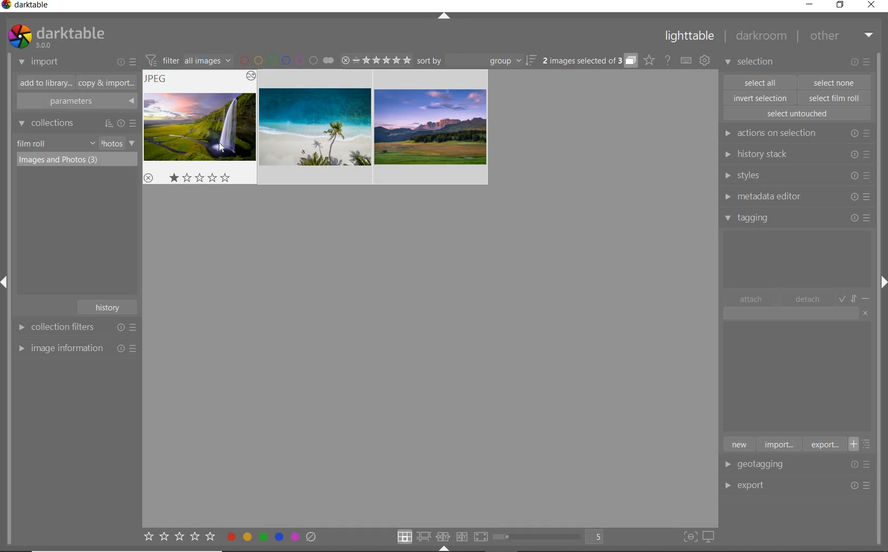  Describe the element at coordinates (738, 444) in the screenshot. I see `new` at that location.